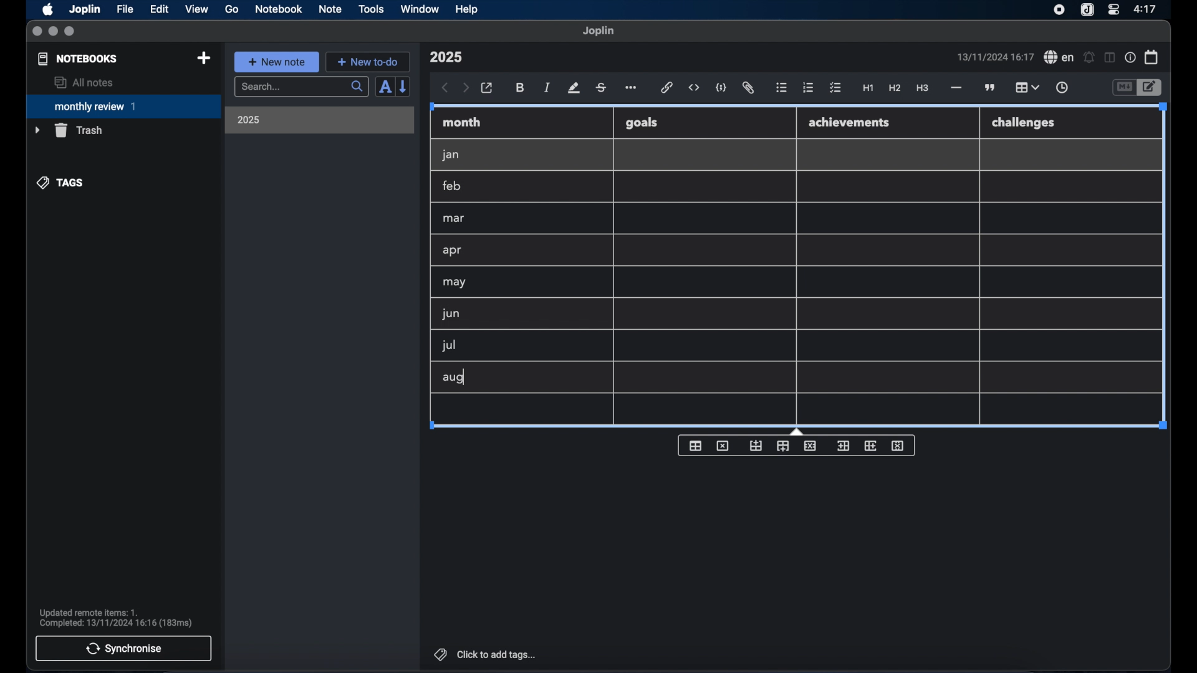 This screenshot has height=673, width=1197. I want to click on insert column before, so click(843, 446).